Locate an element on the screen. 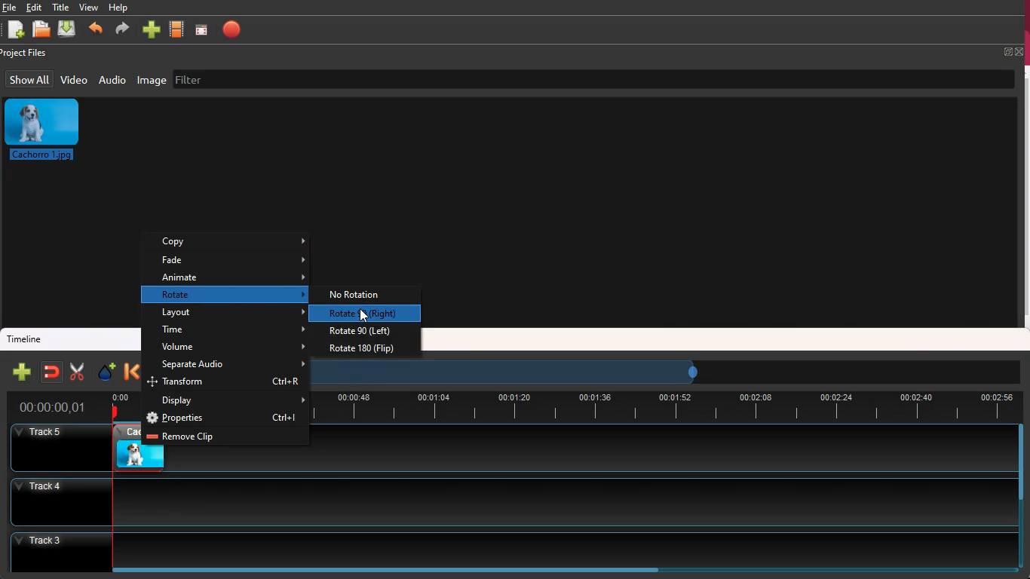  separate audio is located at coordinates (232, 366).